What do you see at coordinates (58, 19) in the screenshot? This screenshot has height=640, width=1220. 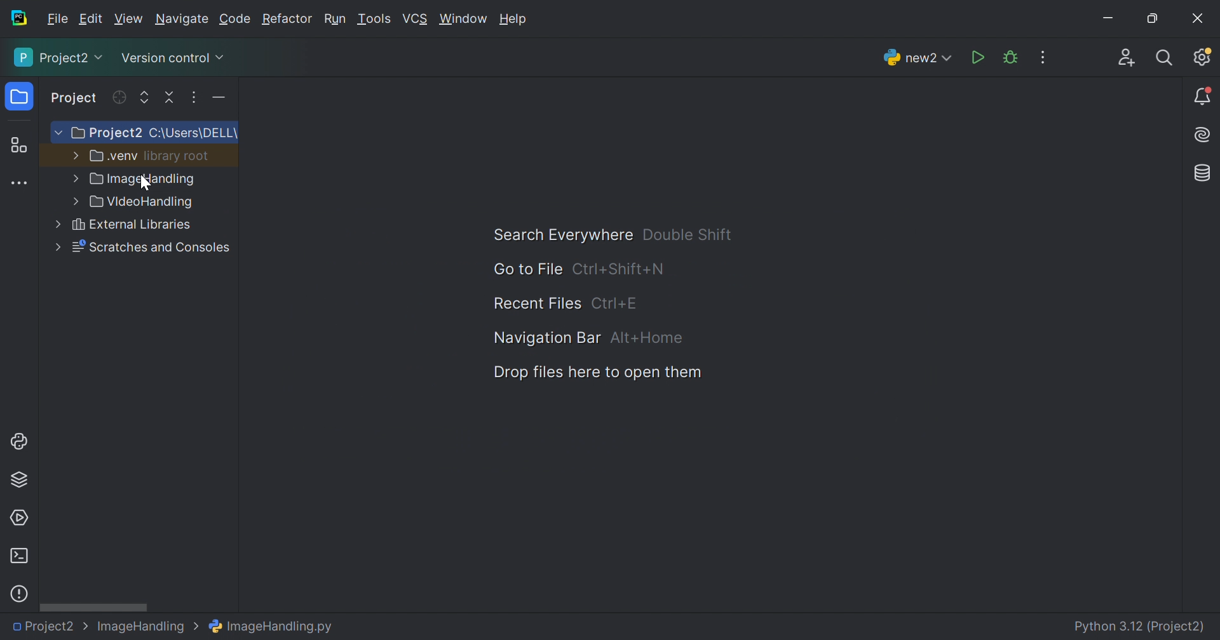 I see `File` at bounding box center [58, 19].